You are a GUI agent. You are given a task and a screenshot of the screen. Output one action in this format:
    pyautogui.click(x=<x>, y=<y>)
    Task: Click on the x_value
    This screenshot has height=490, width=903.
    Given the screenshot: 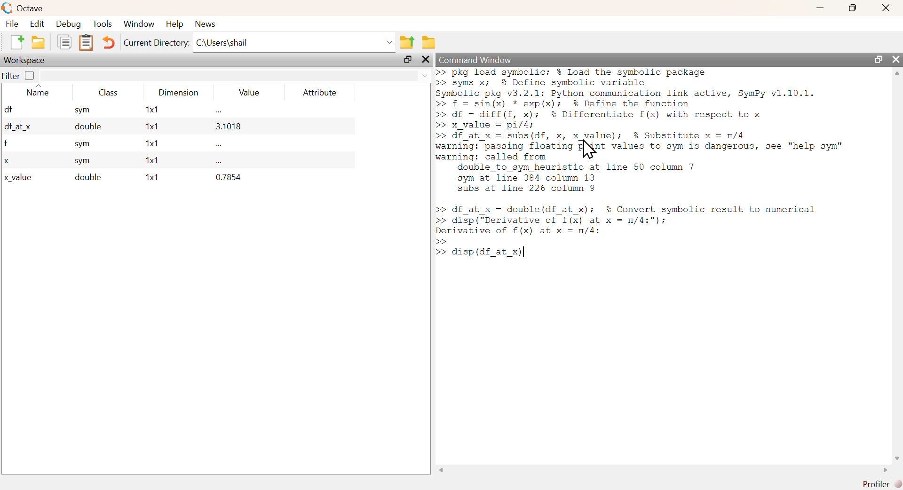 What is the action you would take?
    pyautogui.click(x=19, y=178)
    